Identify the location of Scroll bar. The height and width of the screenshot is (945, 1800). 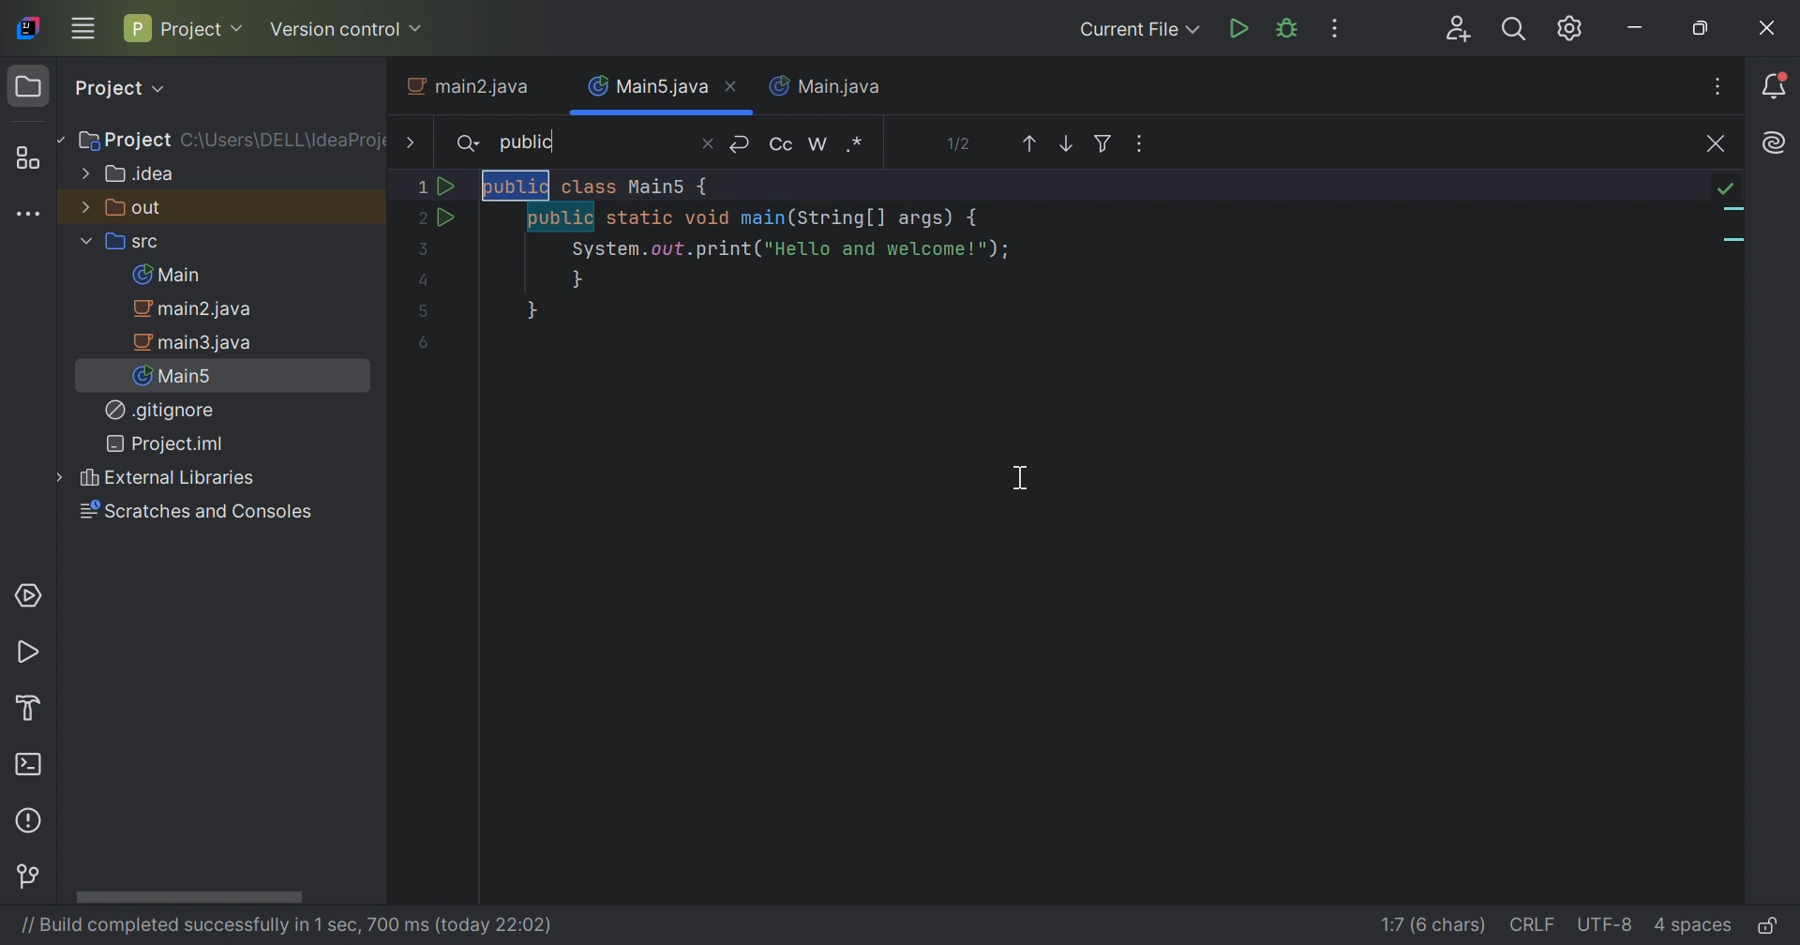
(188, 897).